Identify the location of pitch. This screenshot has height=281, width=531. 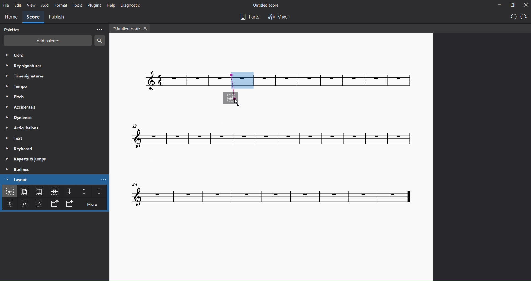
(17, 97).